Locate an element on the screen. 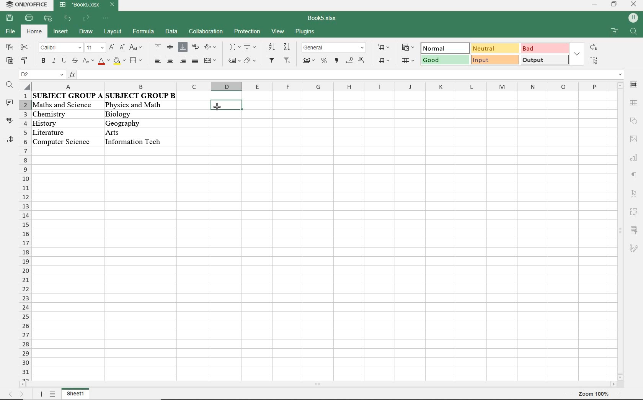  selected cell is located at coordinates (226, 105).